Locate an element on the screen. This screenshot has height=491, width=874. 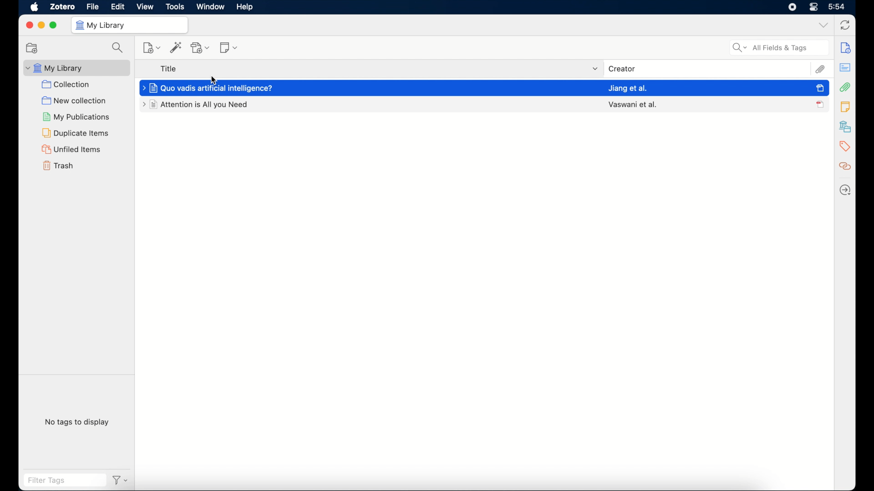
minimize is located at coordinates (41, 25).